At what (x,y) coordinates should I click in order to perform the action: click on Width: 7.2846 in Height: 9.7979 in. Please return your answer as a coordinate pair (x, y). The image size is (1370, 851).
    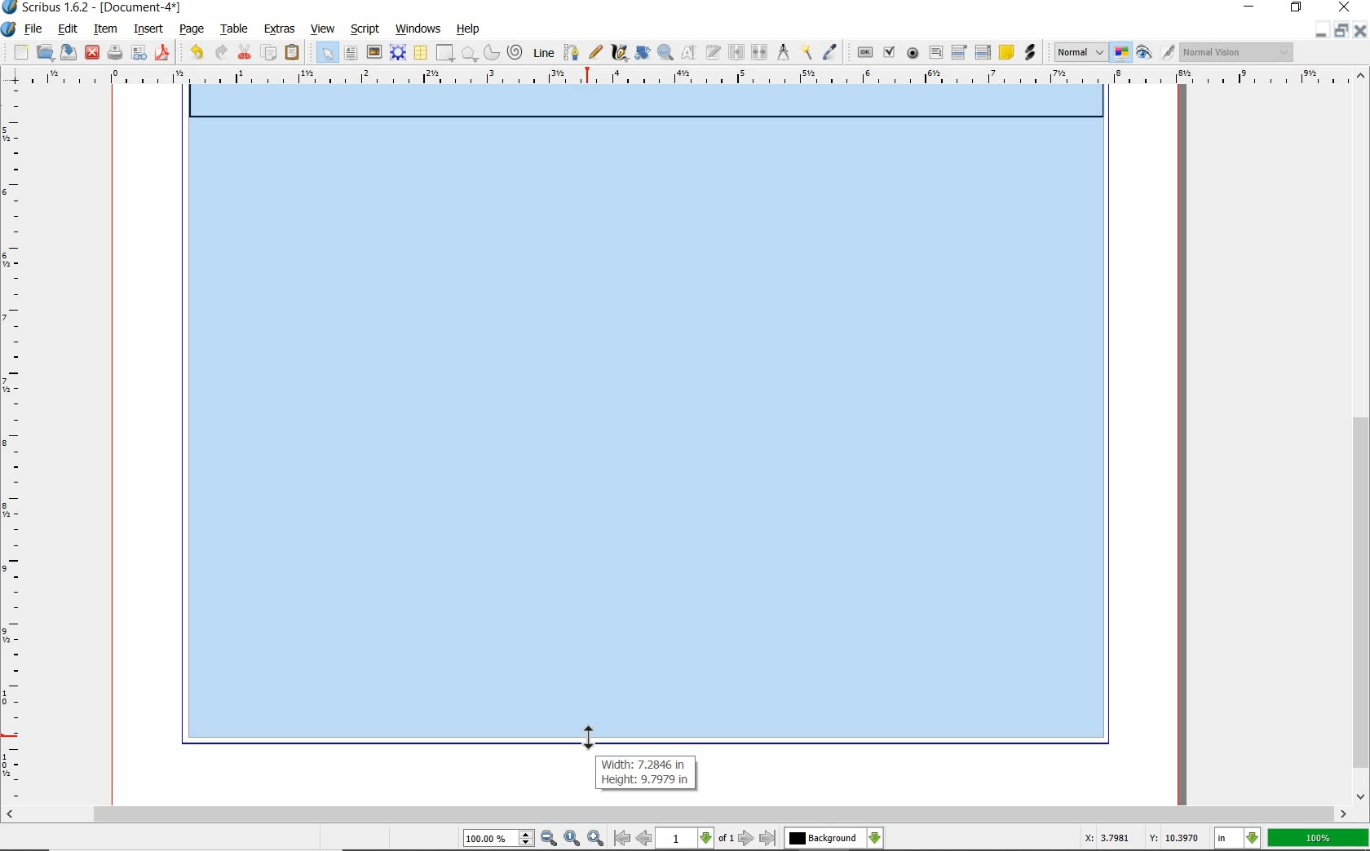
    Looking at the image, I should click on (643, 773).